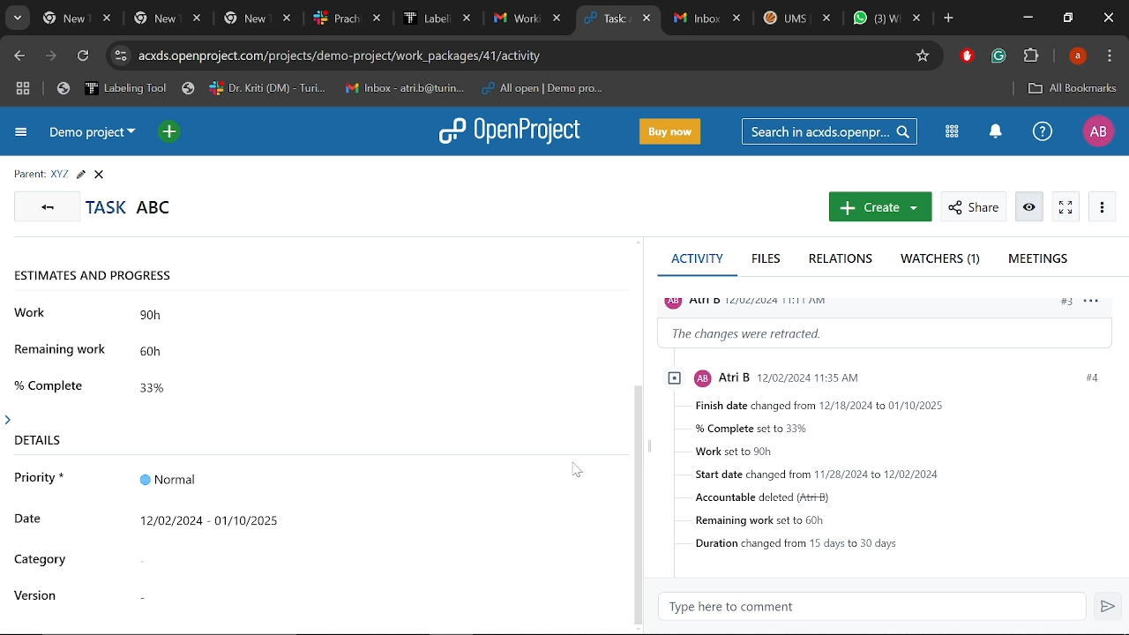 The width and height of the screenshot is (1129, 635). I want to click on Close current tab, so click(648, 20).